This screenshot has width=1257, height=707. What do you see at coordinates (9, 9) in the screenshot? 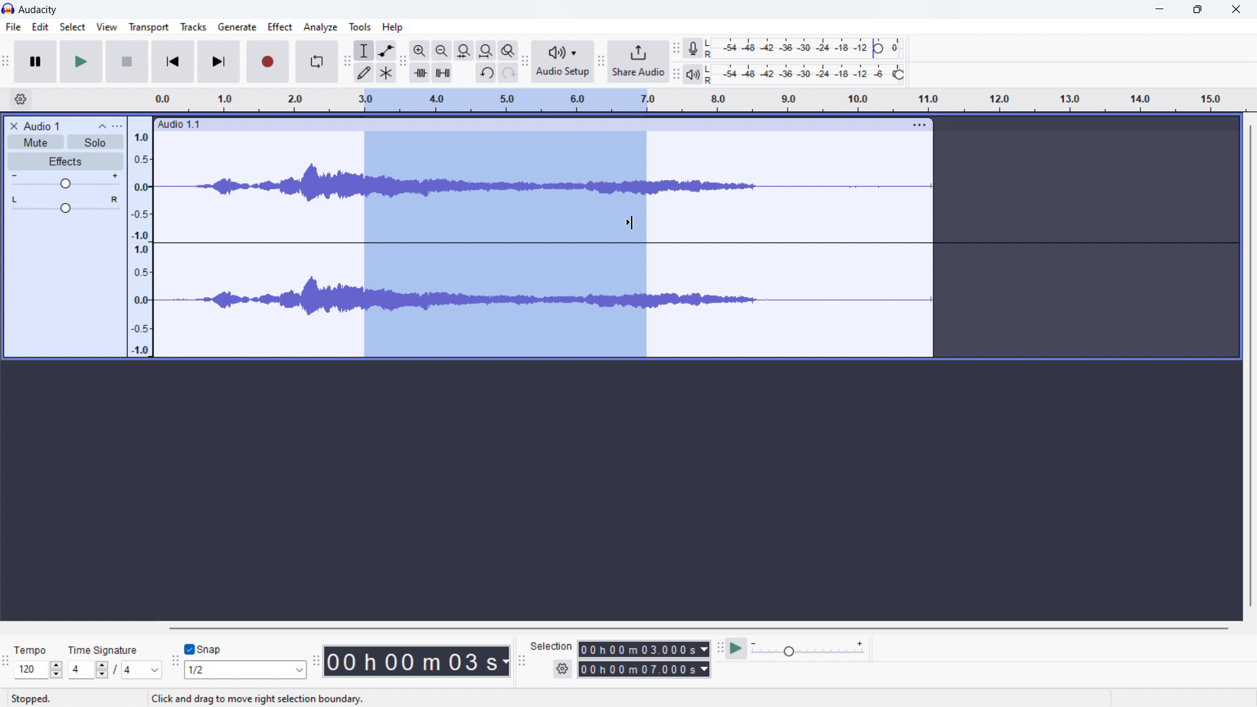
I see `logo` at bounding box center [9, 9].